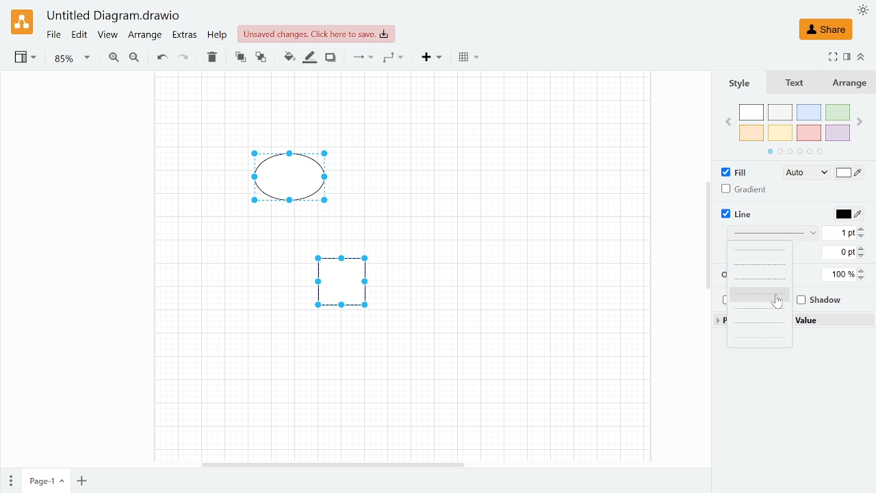 The width and height of the screenshot is (876, 493). What do you see at coordinates (145, 37) in the screenshot?
I see `Arrange` at bounding box center [145, 37].